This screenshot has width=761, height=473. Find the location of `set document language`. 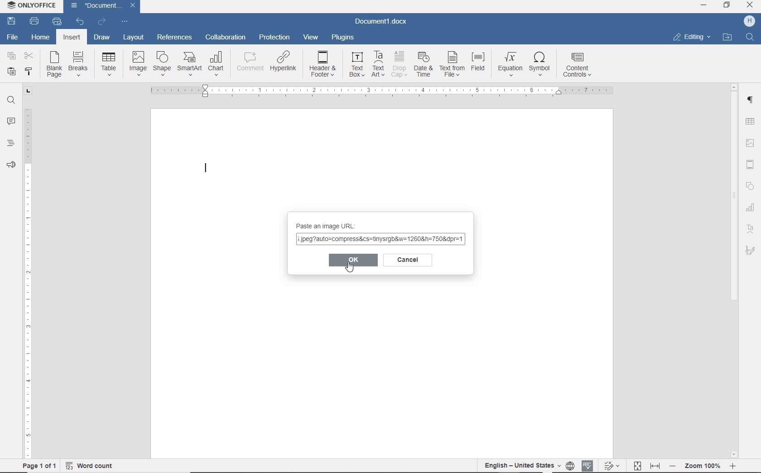

set document language is located at coordinates (569, 466).